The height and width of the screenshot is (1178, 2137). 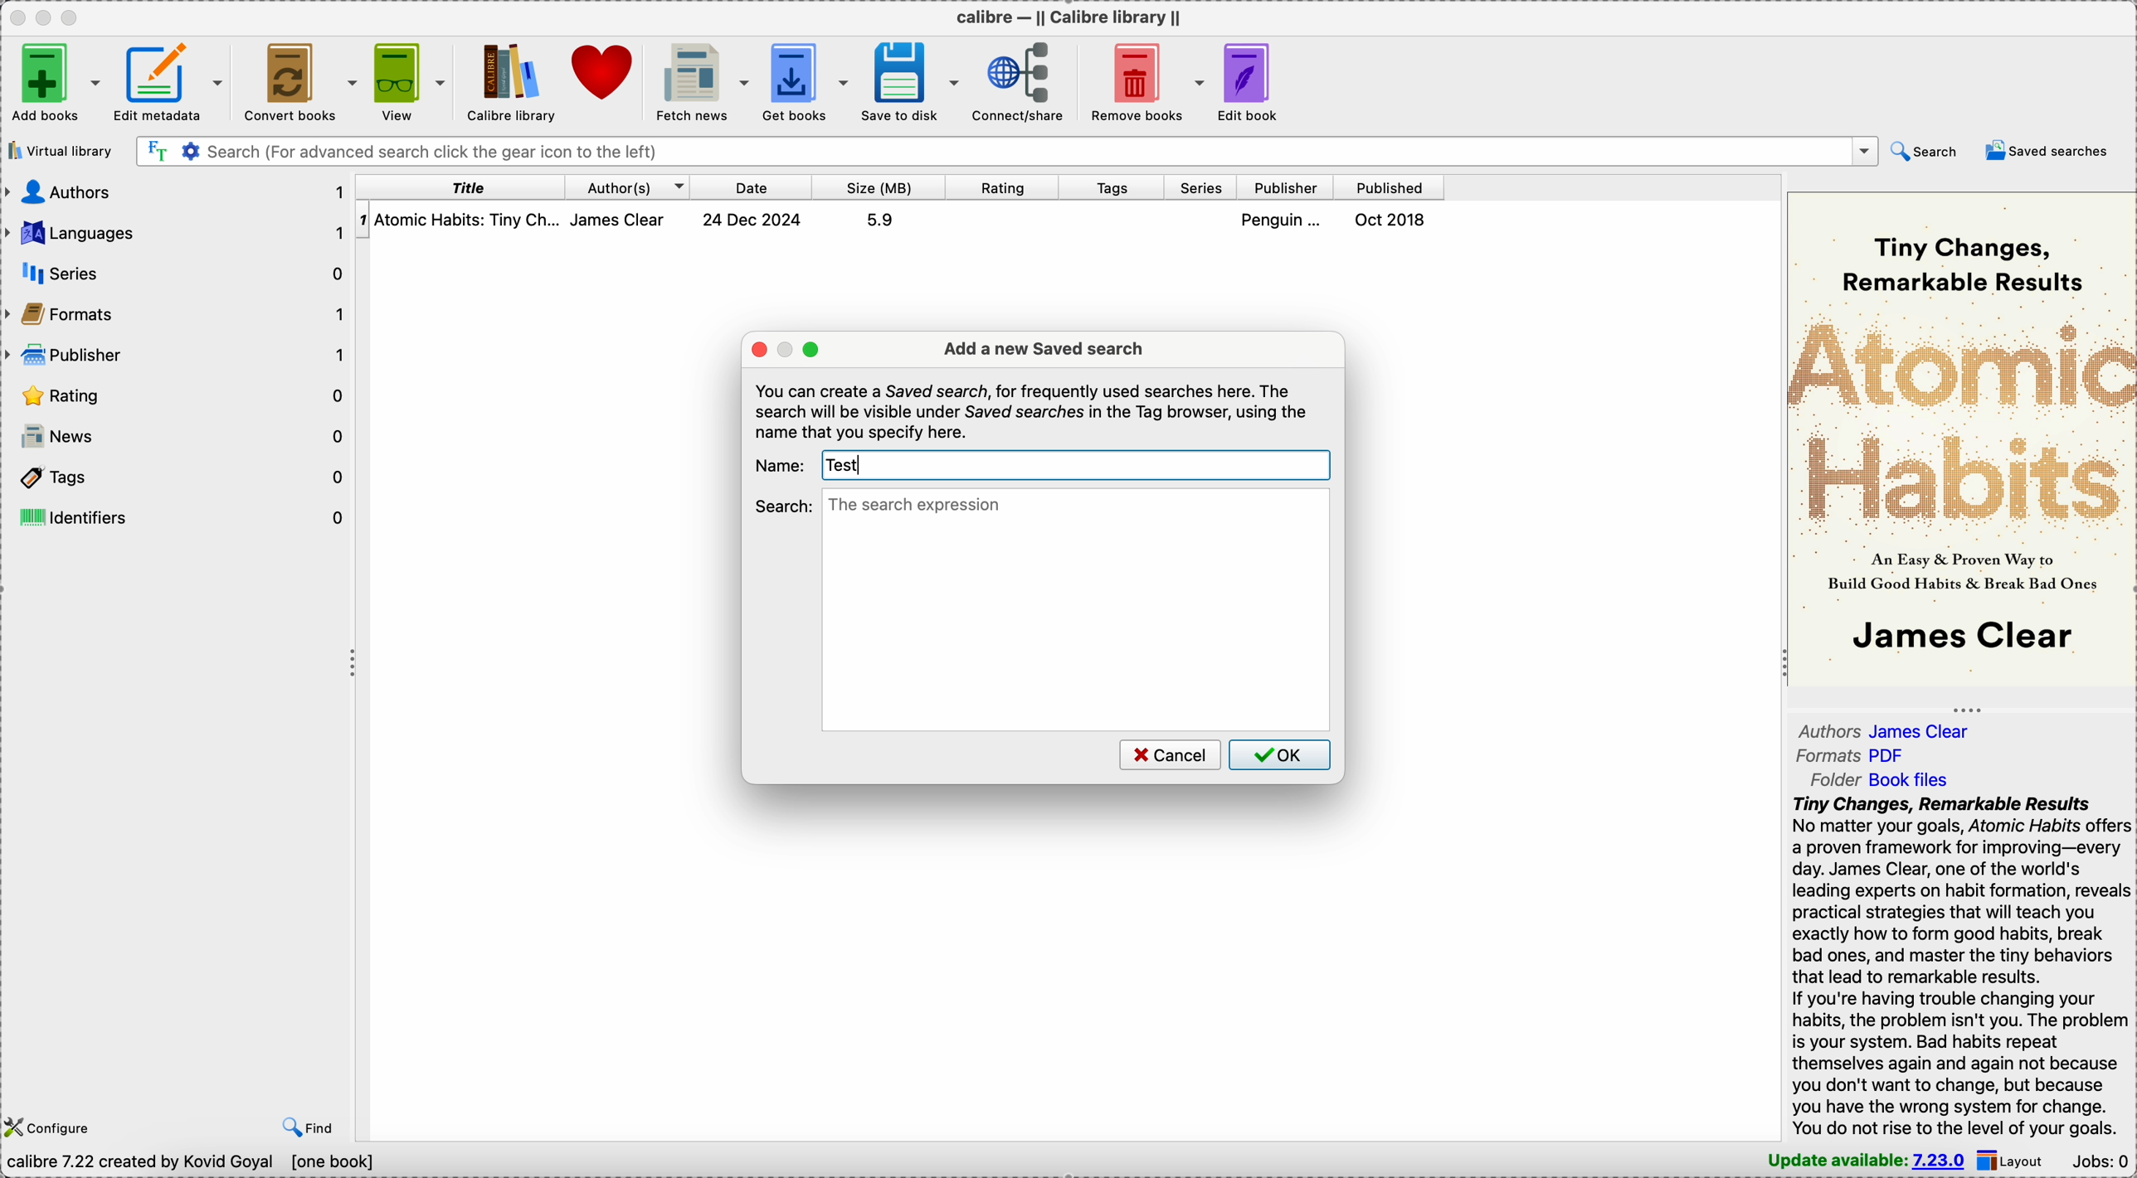 I want to click on layout, so click(x=2016, y=1160).